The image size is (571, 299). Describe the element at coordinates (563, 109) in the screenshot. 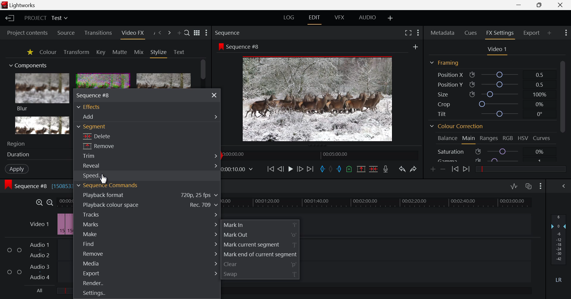

I see `Scroll Bar` at that location.